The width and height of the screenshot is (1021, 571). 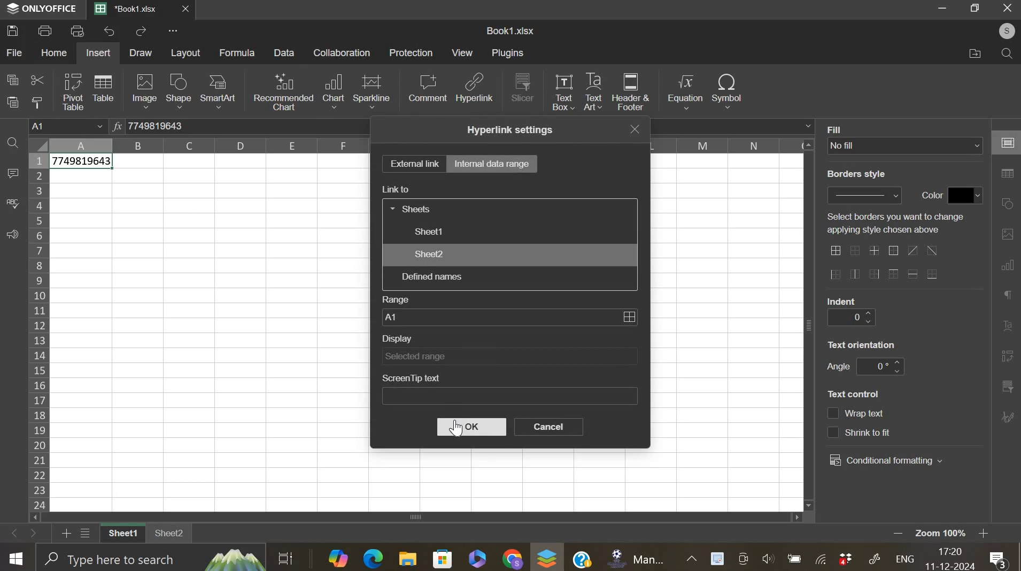 What do you see at coordinates (141, 32) in the screenshot?
I see `redo` at bounding box center [141, 32].